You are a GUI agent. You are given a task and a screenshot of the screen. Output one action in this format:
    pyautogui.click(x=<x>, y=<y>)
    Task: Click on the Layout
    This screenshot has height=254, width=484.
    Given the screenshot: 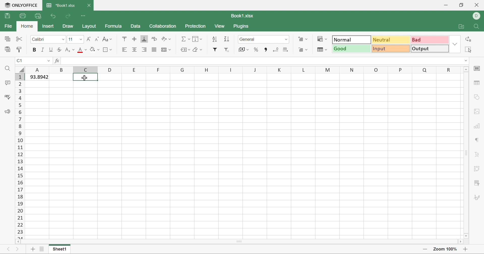 What is the action you would take?
    pyautogui.click(x=90, y=27)
    